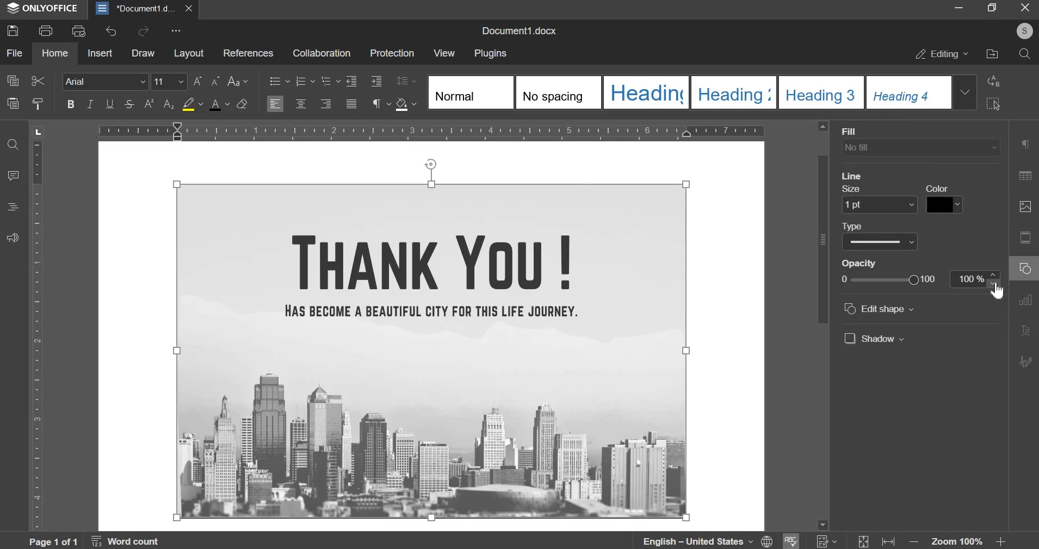  Describe the element at coordinates (1023, 145) in the screenshot. I see `Paragraph settings` at that location.